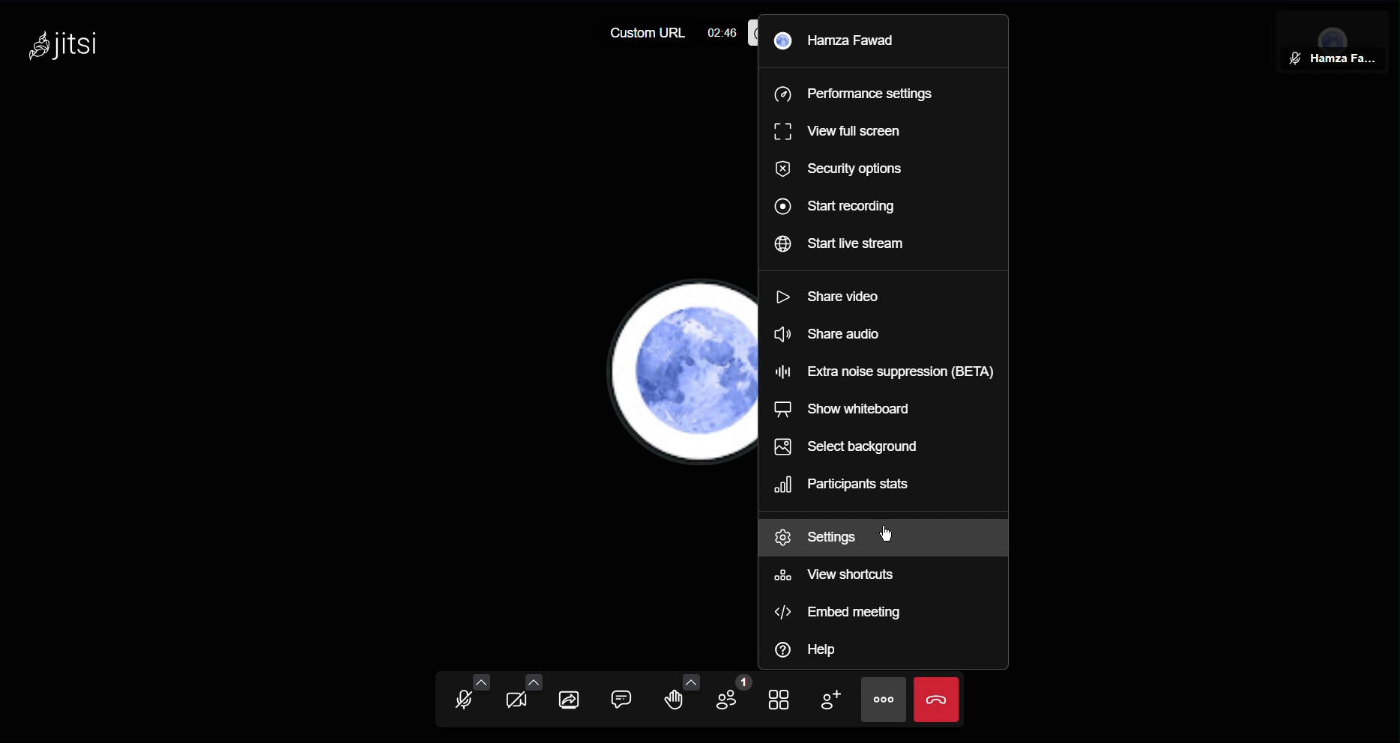 The image size is (1400, 743). I want to click on Custom URL, so click(645, 34).